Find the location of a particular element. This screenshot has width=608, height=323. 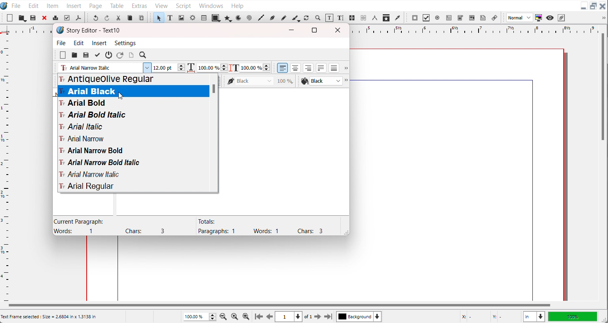

Zoom to 100% is located at coordinates (235, 316).